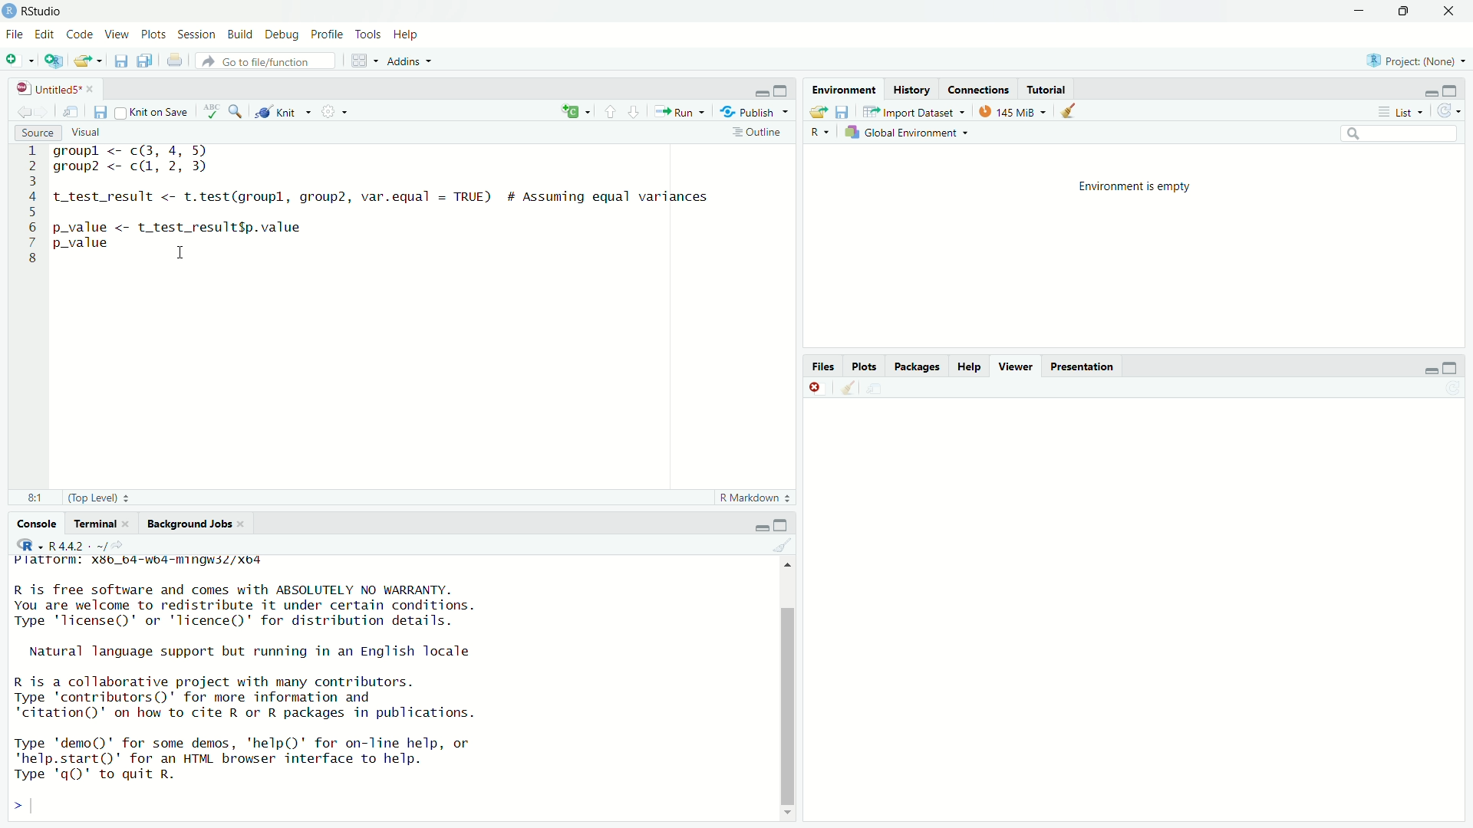 The image size is (1473, 828). What do you see at coordinates (196, 525) in the screenshot?
I see `Background Jobs` at bounding box center [196, 525].